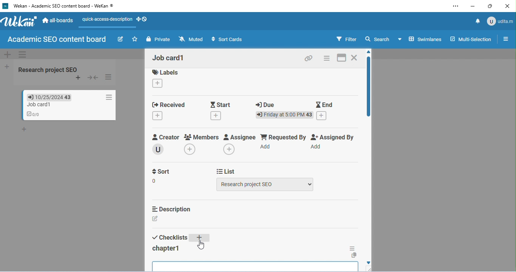 This screenshot has height=272, width=516. What do you see at coordinates (477, 21) in the screenshot?
I see `notification` at bounding box center [477, 21].